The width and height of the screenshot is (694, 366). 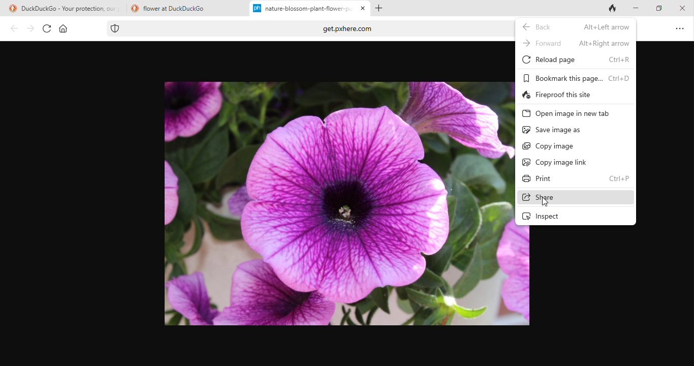 I want to click on option, so click(x=680, y=29).